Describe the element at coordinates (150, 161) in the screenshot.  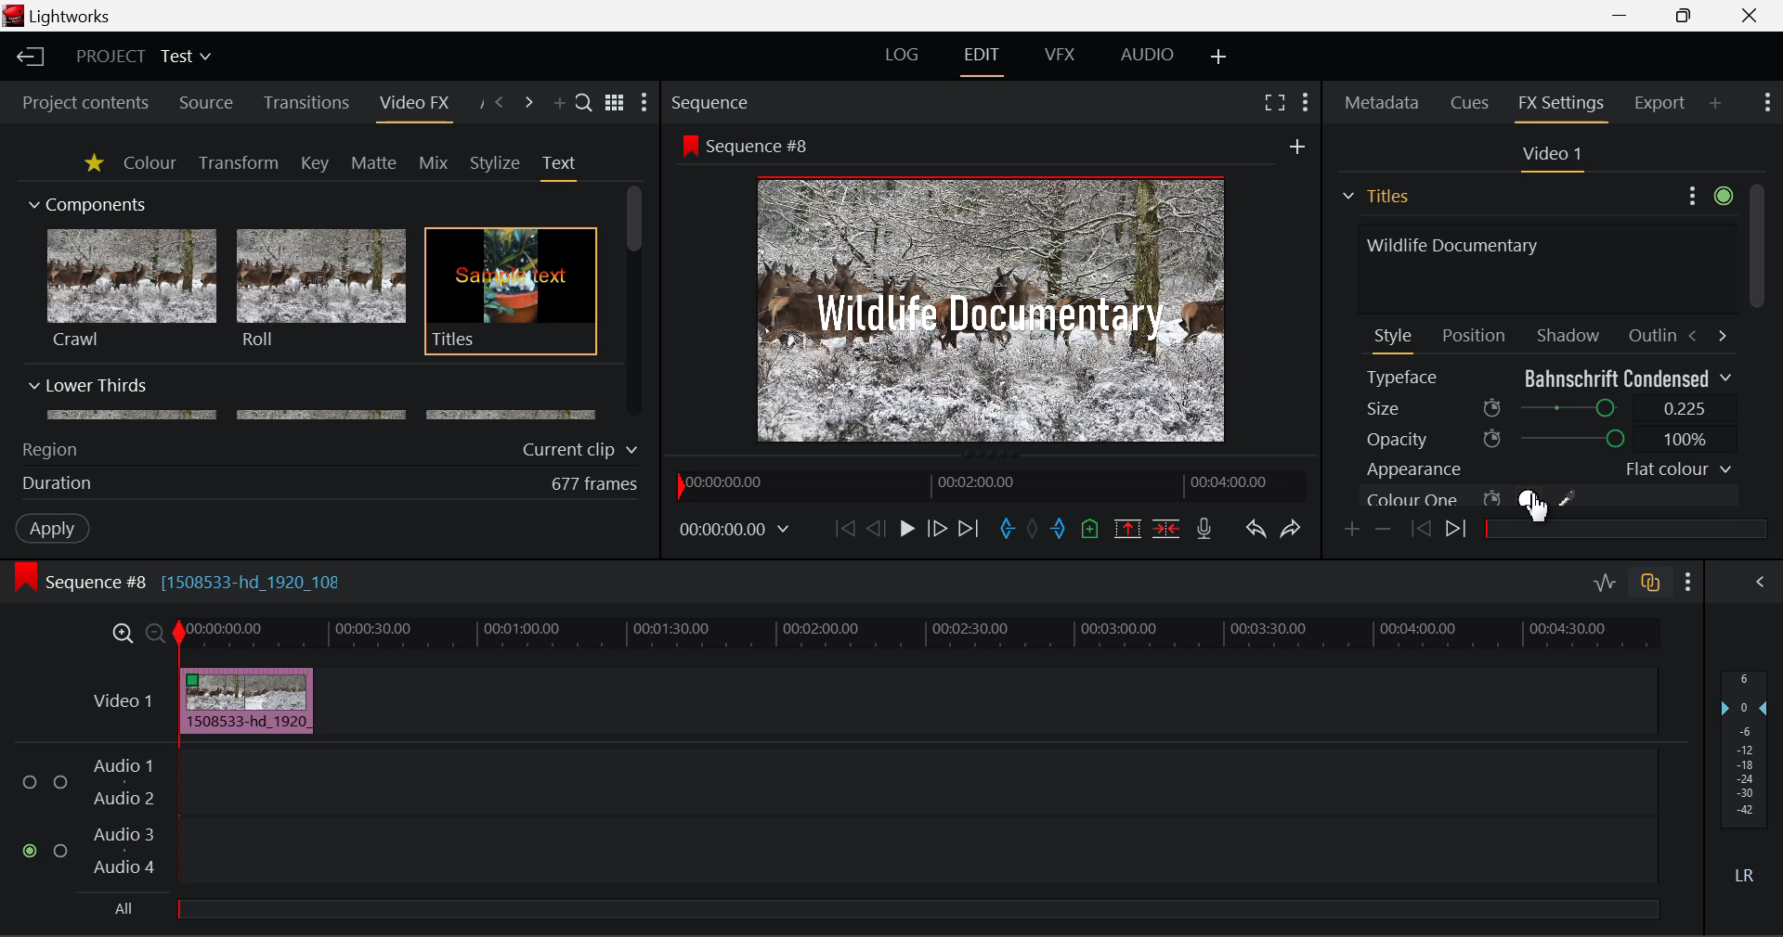
I see `Colour` at that location.